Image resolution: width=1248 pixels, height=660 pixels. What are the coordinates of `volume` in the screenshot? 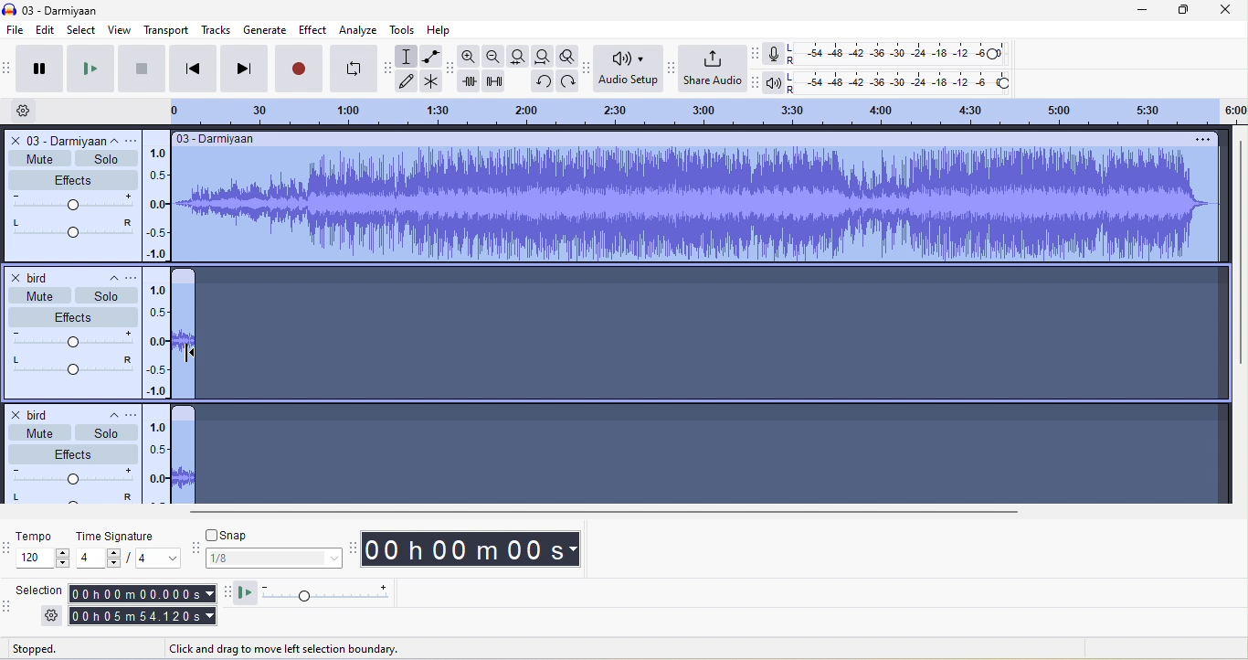 It's located at (71, 474).